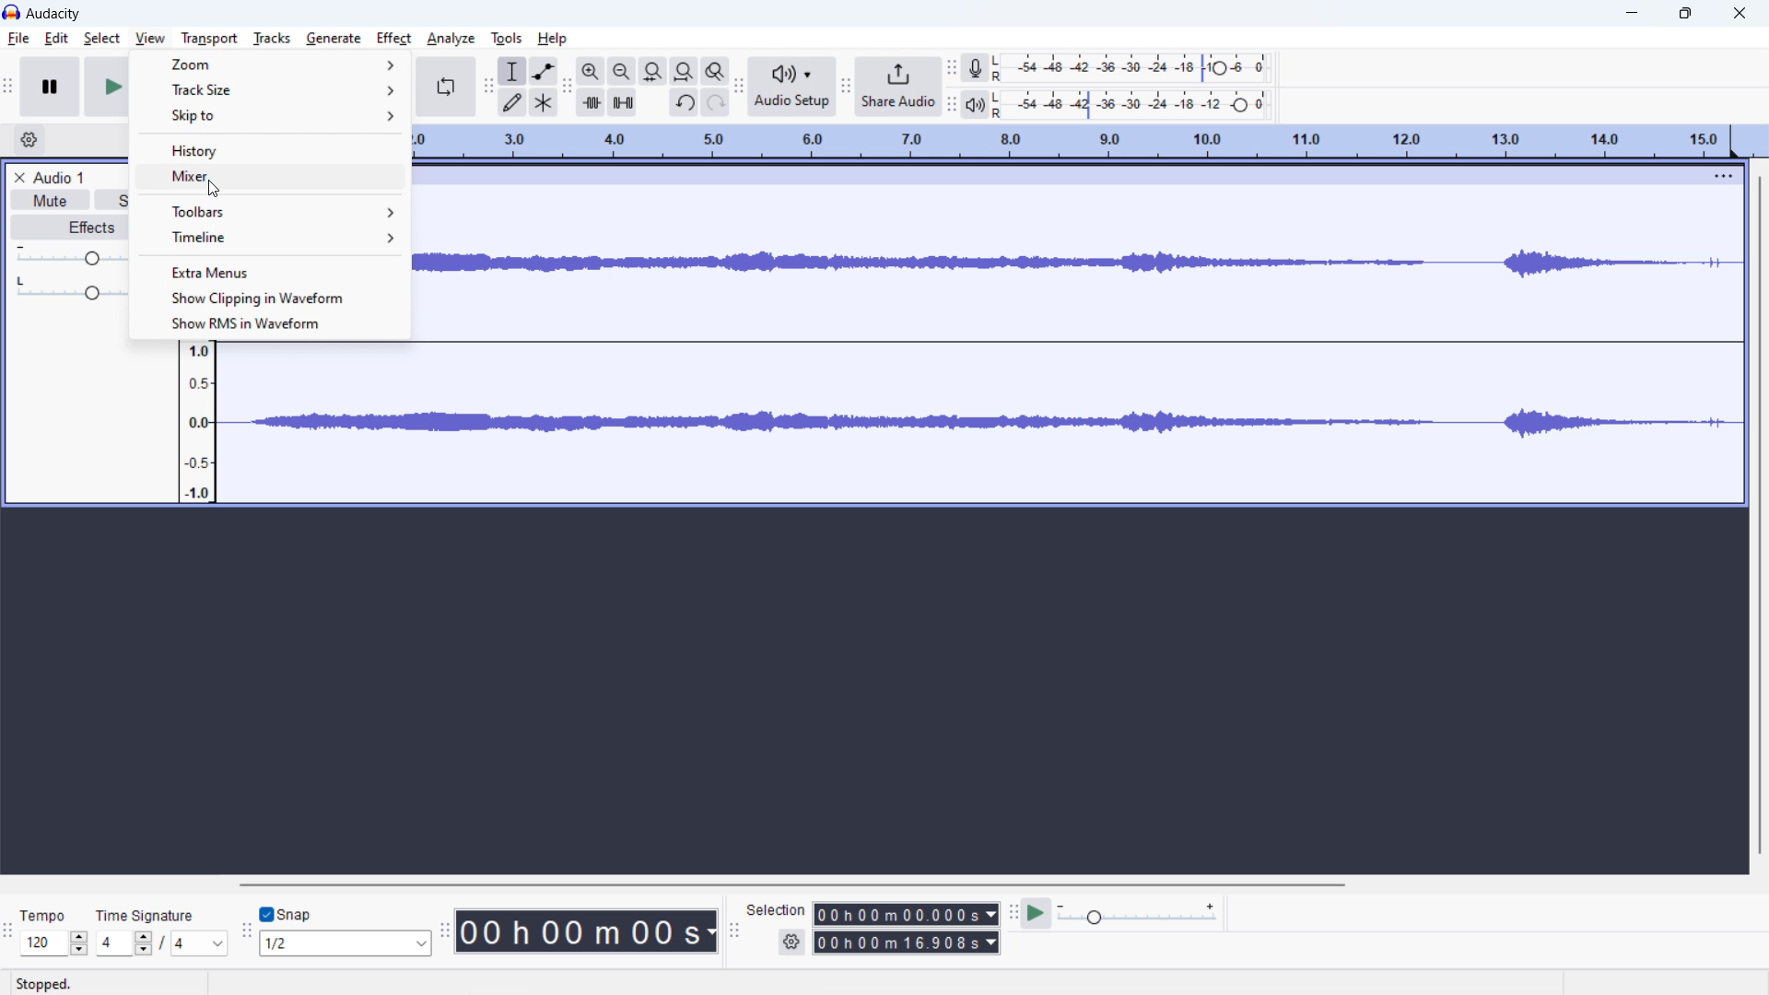 The width and height of the screenshot is (1769, 995). Describe the element at coordinates (1002, 84) in the screenshot. I see `L R L R` at that location.